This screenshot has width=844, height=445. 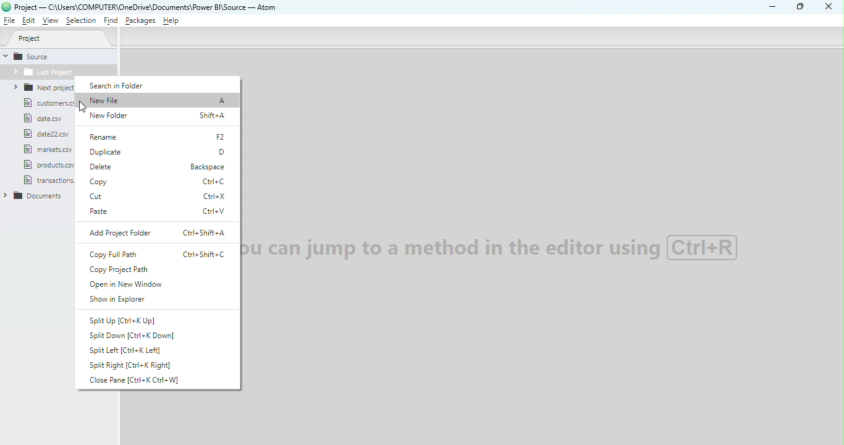 I want to click on Source, so click(x=36, y=57).